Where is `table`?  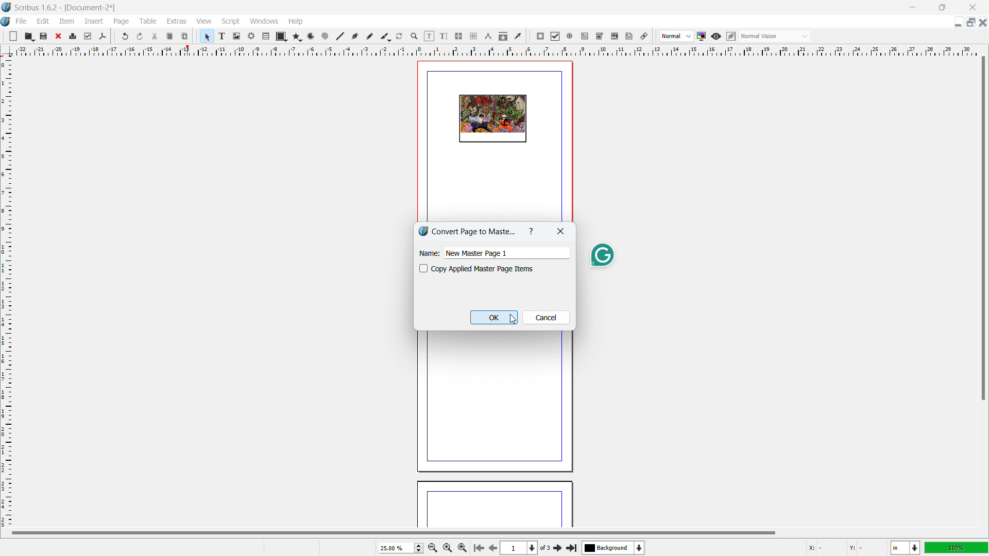
table is located at coordinates (266, 37).